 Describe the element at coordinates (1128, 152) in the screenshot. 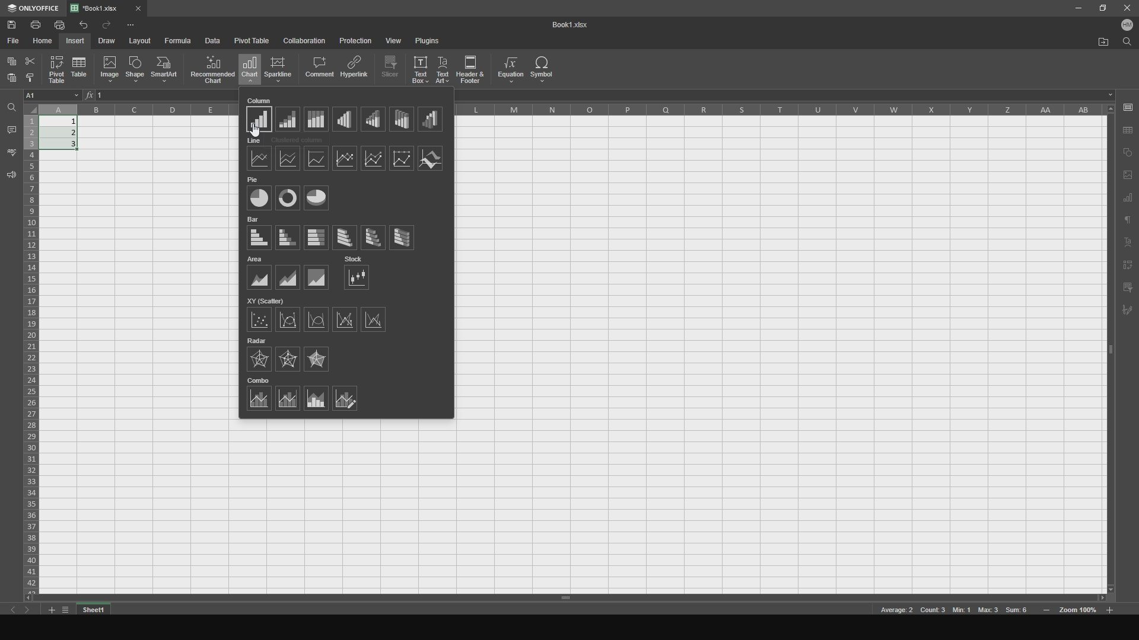

I see `copy` at that location.